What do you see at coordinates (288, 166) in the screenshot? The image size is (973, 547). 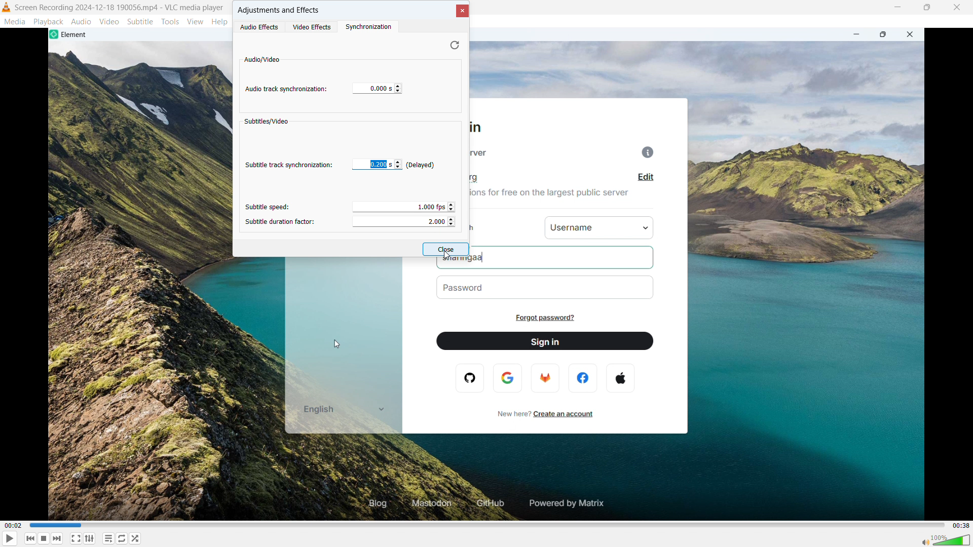 I see `subtitle track synchronization` at bounding box center [288, 166].